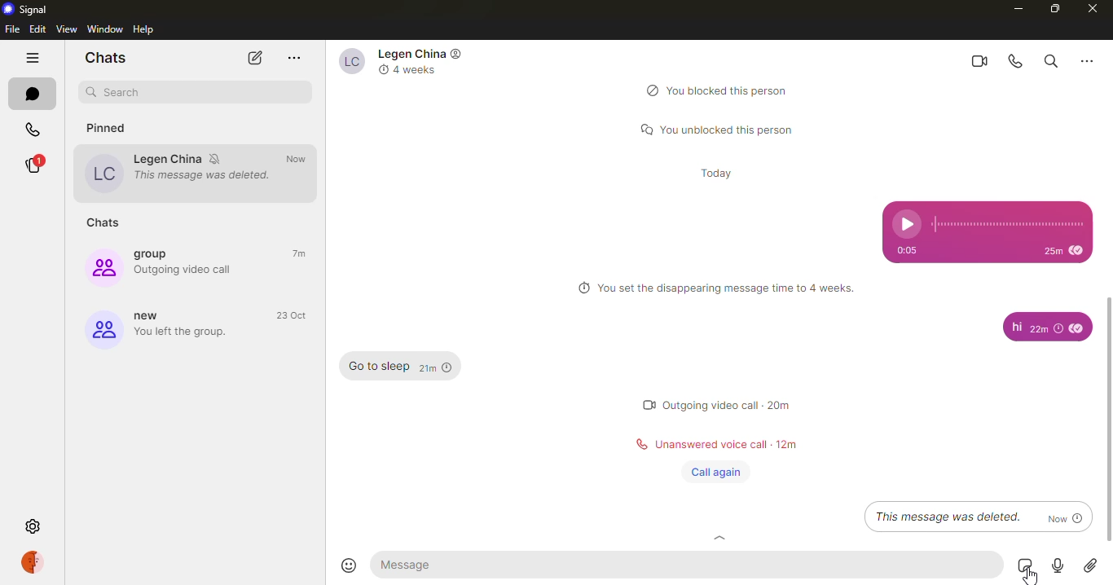  I want to click on mute notifications, so click(218, 159).